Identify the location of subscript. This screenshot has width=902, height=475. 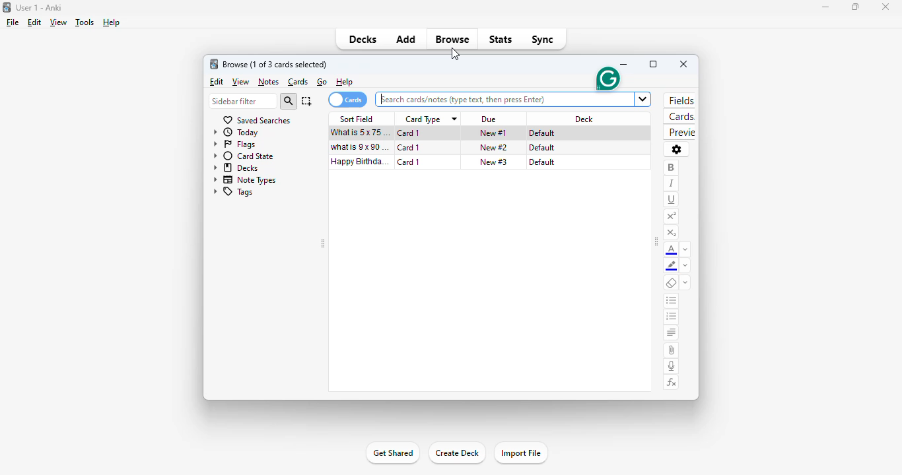
(672, 233).